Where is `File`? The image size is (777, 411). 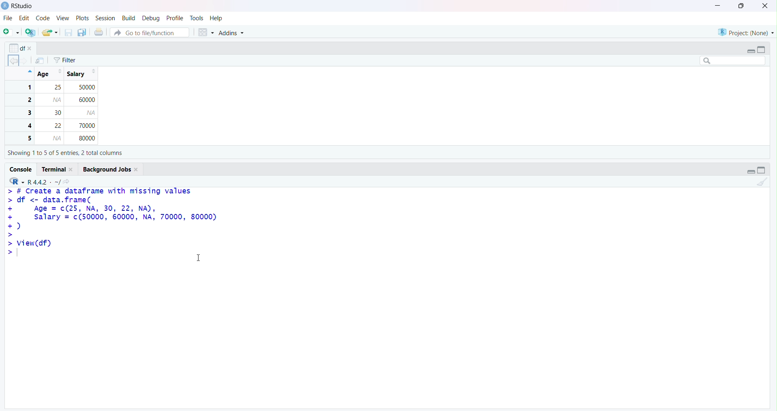
File is located at coordinates (7, 18).